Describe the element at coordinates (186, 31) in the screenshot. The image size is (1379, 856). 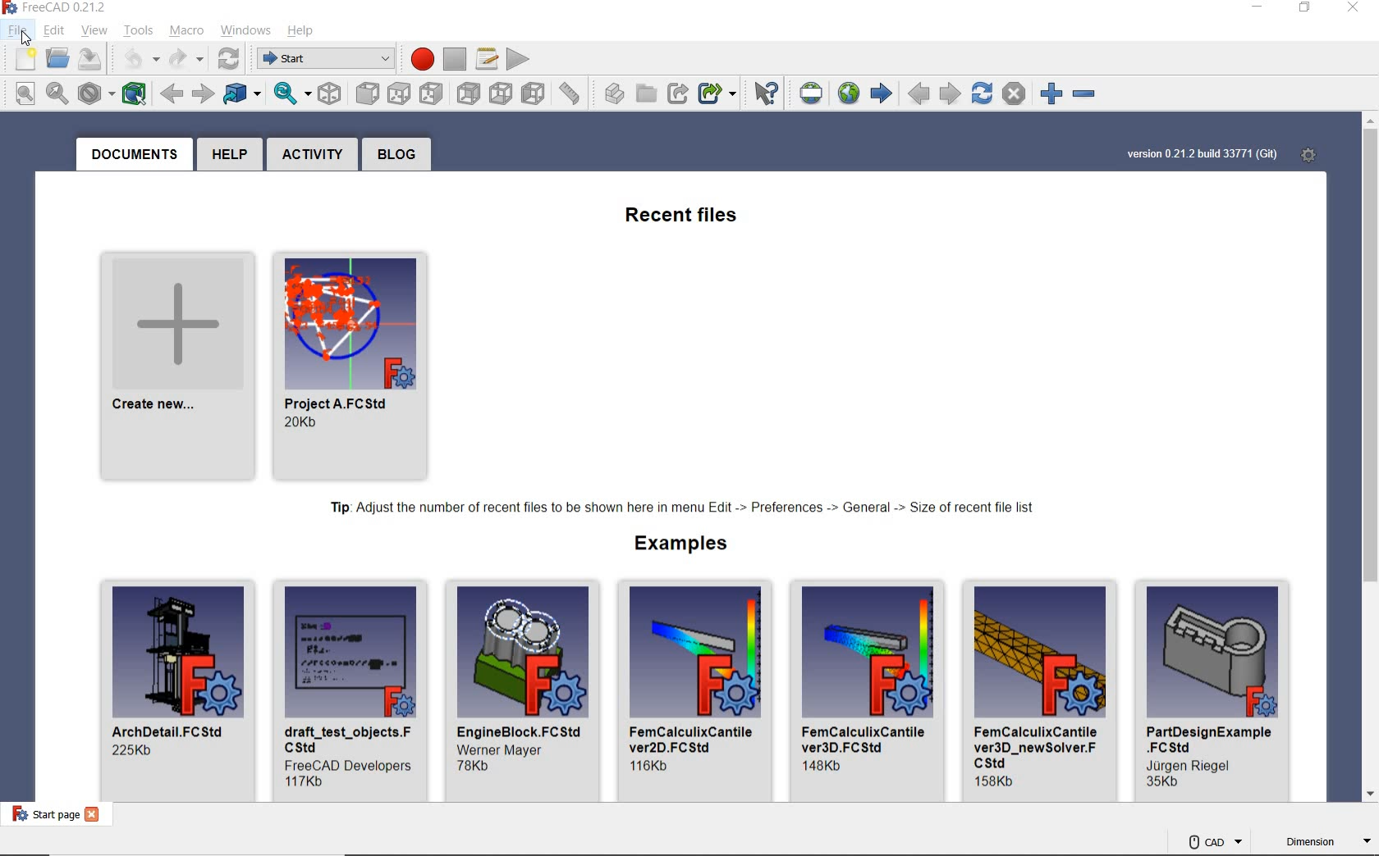
I see `MACRO` at that location.